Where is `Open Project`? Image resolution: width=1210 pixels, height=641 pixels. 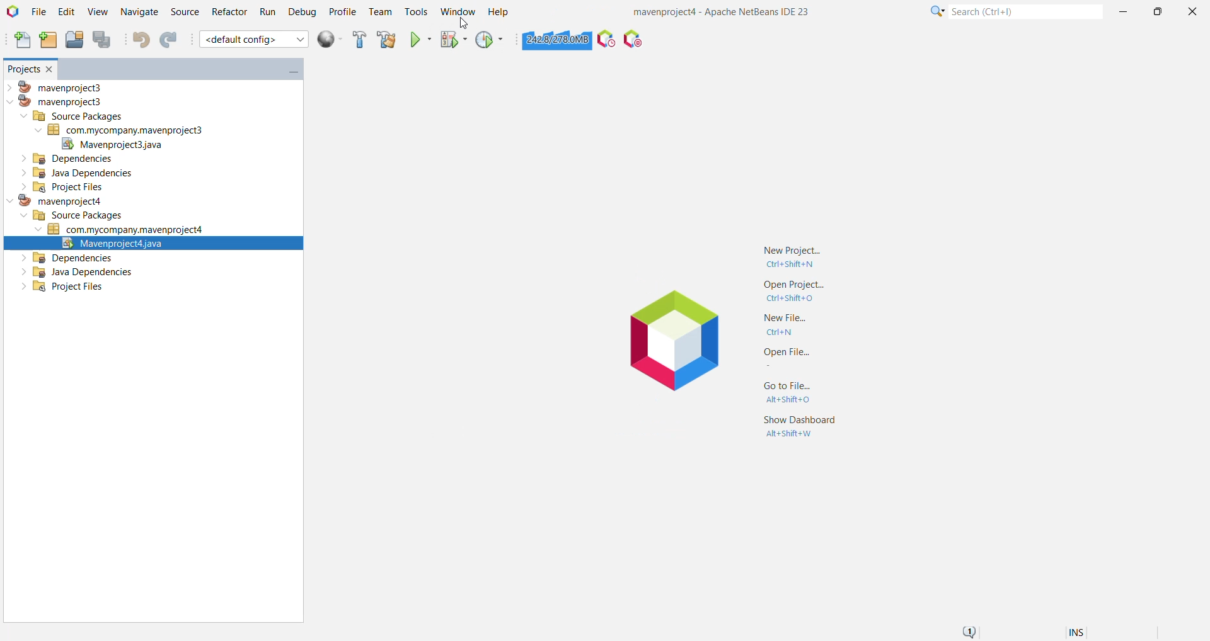
Open Project is located at coordinates (73, 40).